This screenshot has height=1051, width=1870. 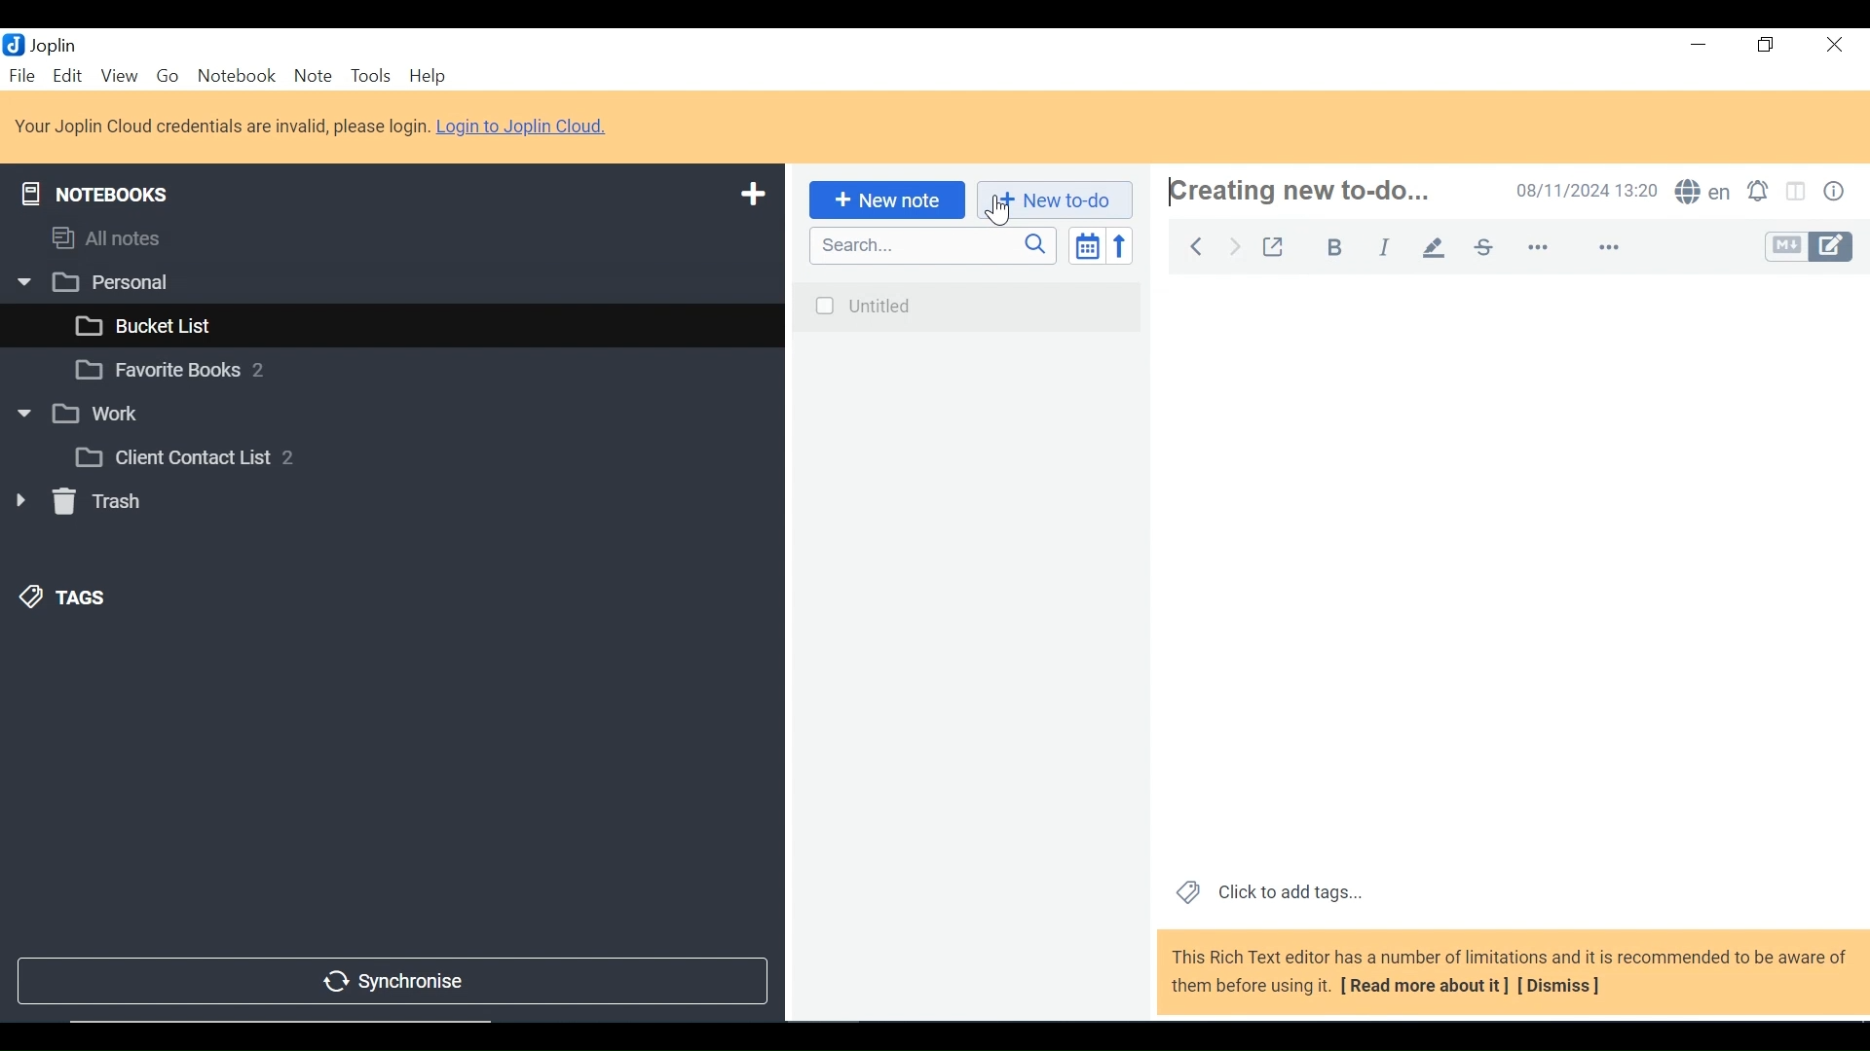 What do you see at coordinates (1832, 48) in the screenshot?
I see `Close` at bounding box center [1832, 48].